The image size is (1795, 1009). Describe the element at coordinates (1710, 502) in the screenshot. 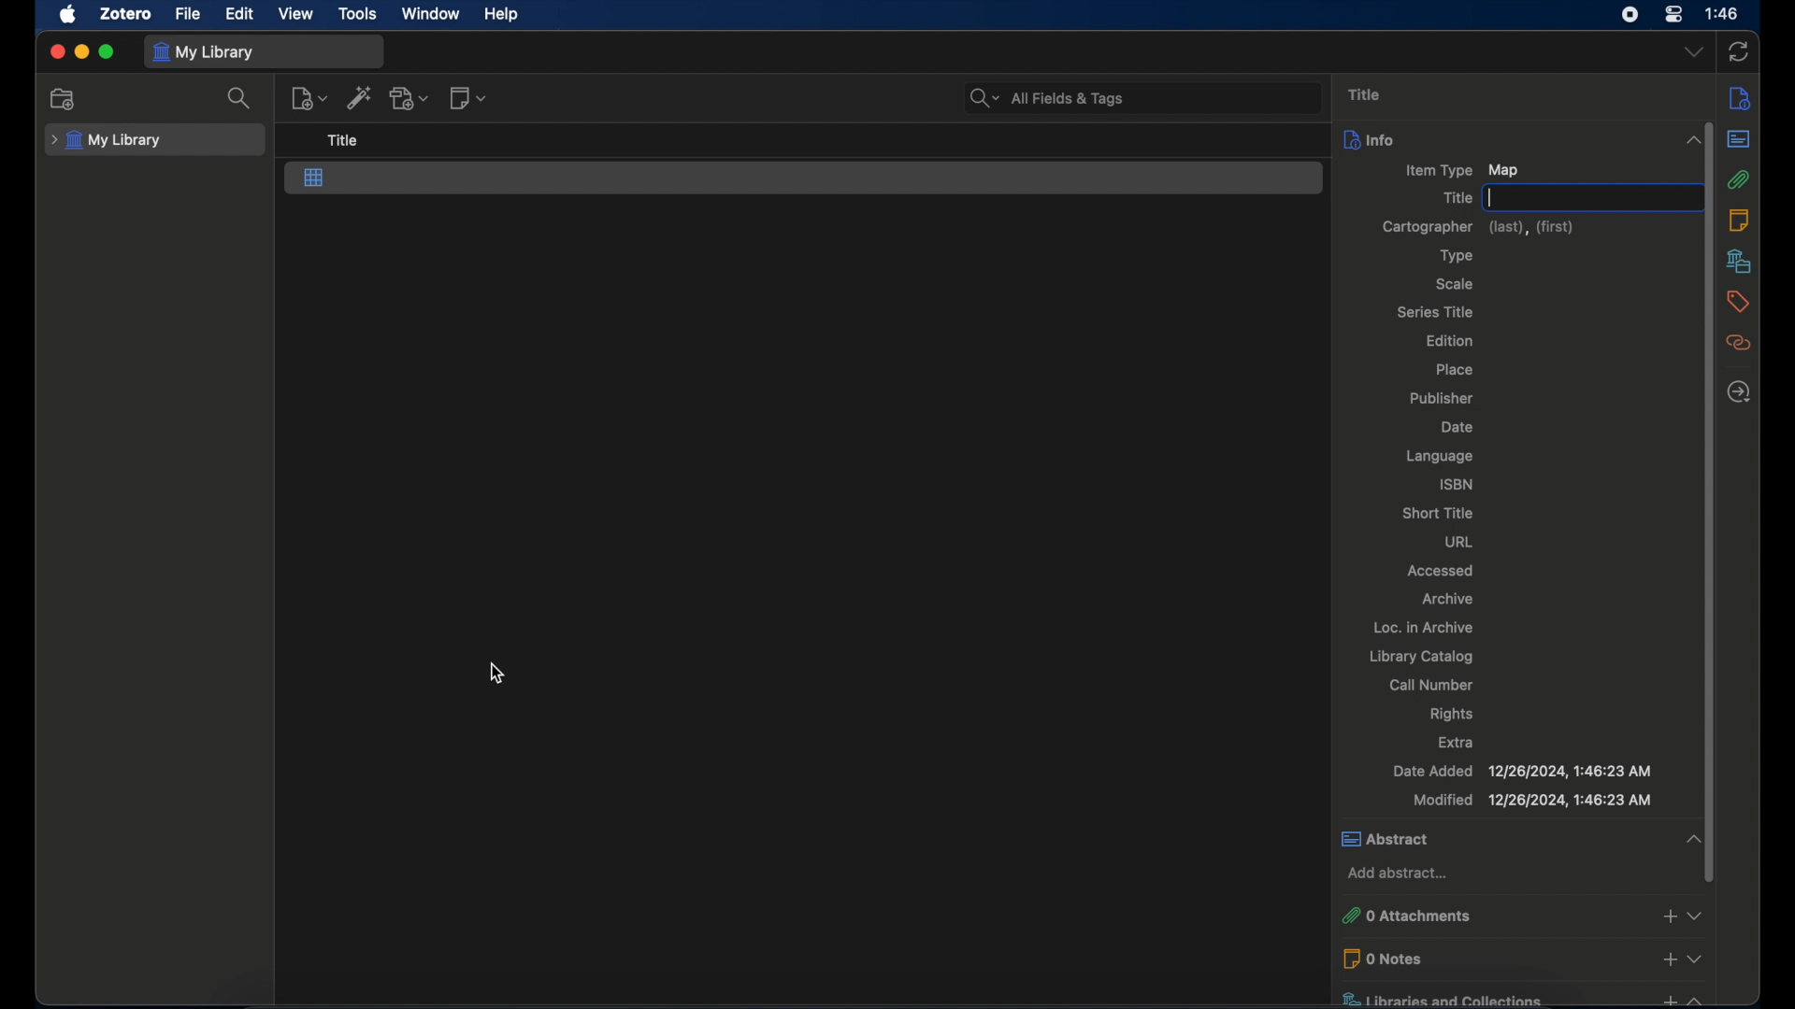

I see `vertical scroll bar` at that location.